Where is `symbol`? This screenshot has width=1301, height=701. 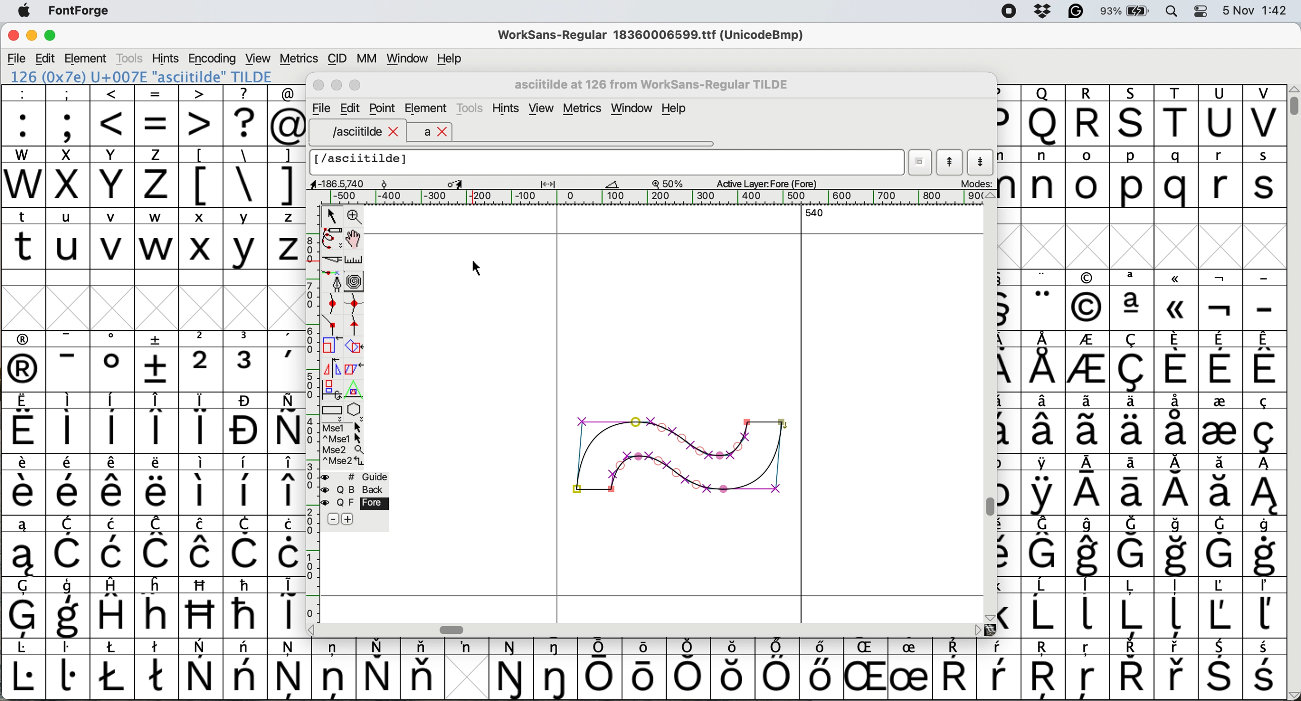 symbol is located at coordinates (1089, 423).